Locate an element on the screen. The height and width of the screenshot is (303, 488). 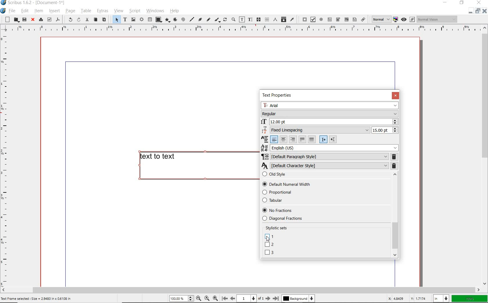
help is located at coordinates (176, 11).